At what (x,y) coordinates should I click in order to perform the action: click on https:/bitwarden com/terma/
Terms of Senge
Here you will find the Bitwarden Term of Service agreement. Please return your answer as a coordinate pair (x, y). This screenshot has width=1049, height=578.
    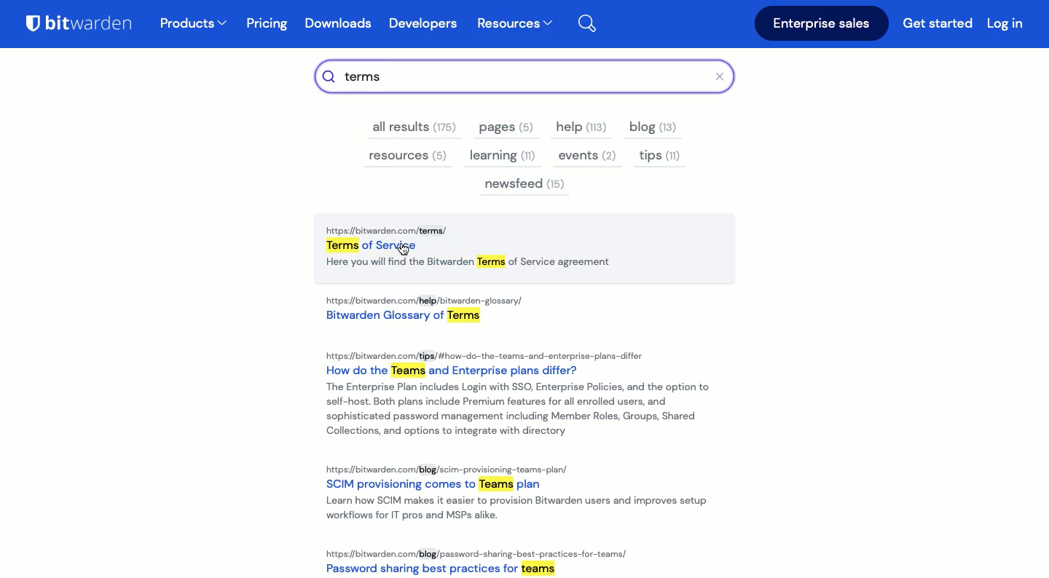
    Looking at the image, I should click on (528, 250).